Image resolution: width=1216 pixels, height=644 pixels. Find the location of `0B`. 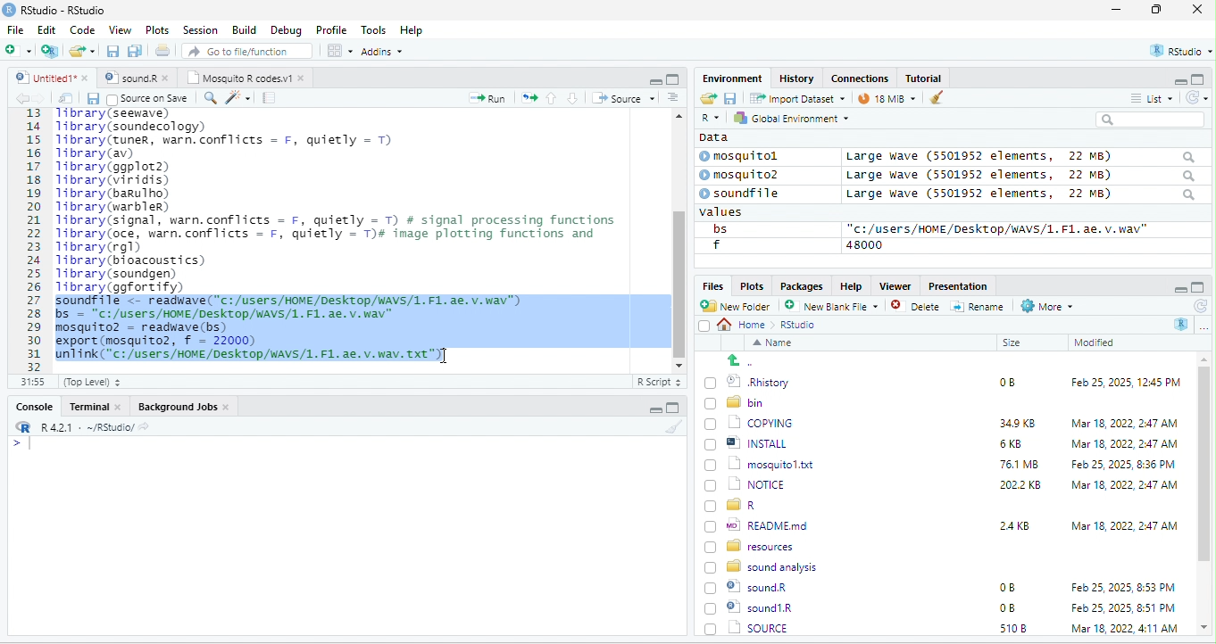

0B is located at coordinates (1001, 380).